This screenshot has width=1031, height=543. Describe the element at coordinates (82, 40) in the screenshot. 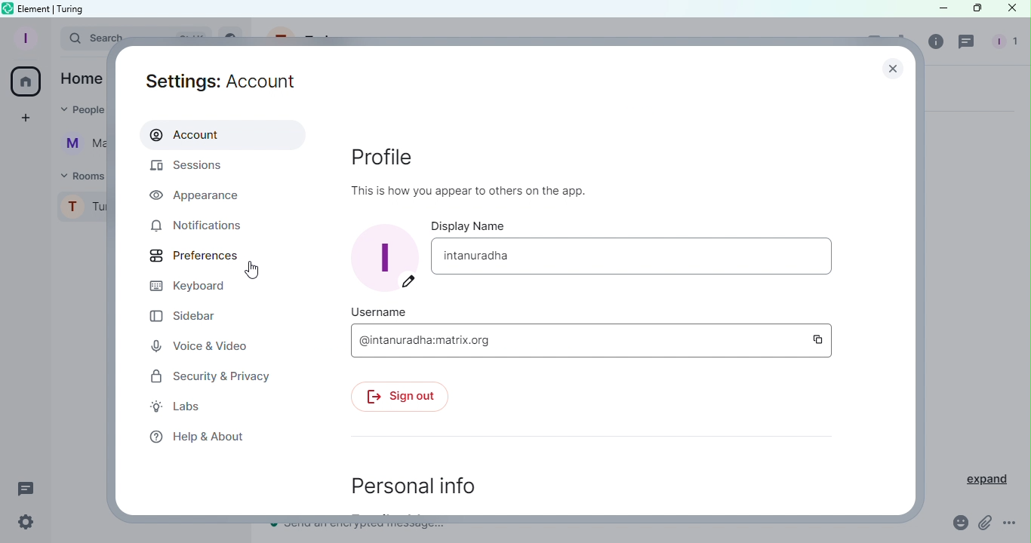

I see `Search` at that location.